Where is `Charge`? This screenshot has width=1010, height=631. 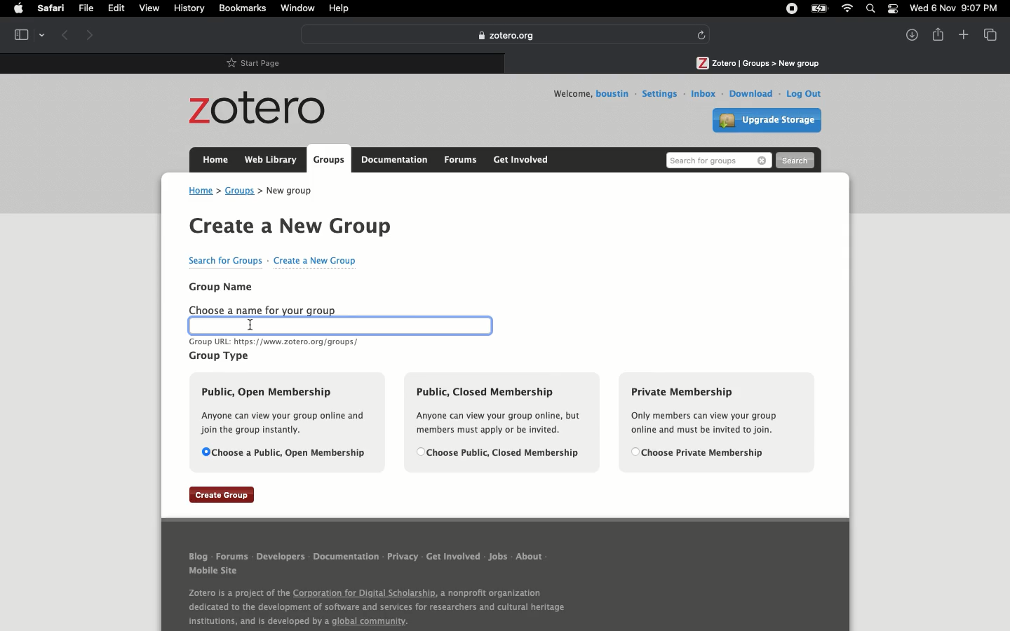
Charge is located at coordinates (816, 8).